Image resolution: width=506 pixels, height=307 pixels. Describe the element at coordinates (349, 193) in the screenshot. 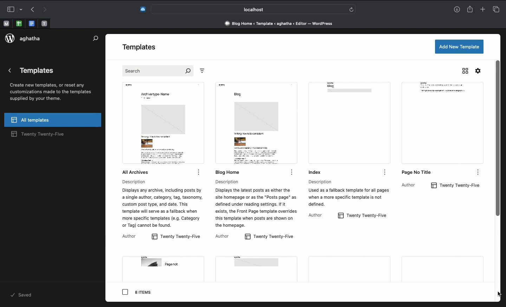

I see `Description` at that location.